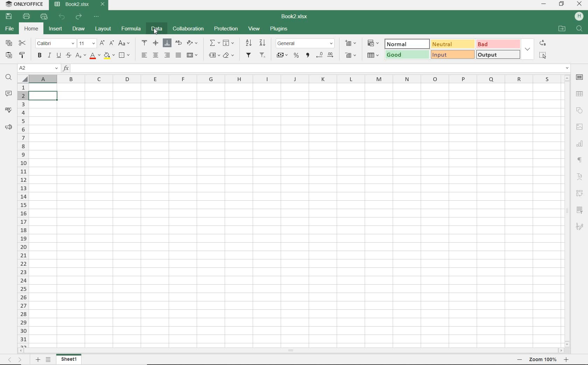  What do you see at coordinates (9, 110) in the screenshot?
I see `SPELL CHECKING` at bounding box center [9, 110].